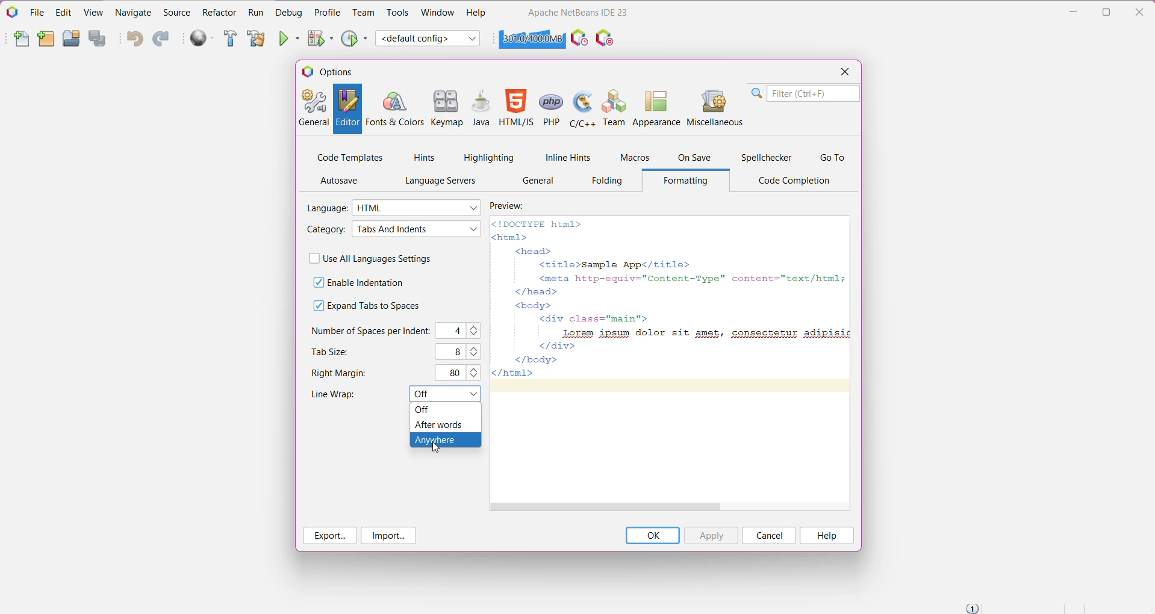 The width and height of the screenshot is (1155, 614). Describe the element at coordinates (532, 291) in the screenshot. I see `</head>` at that location.